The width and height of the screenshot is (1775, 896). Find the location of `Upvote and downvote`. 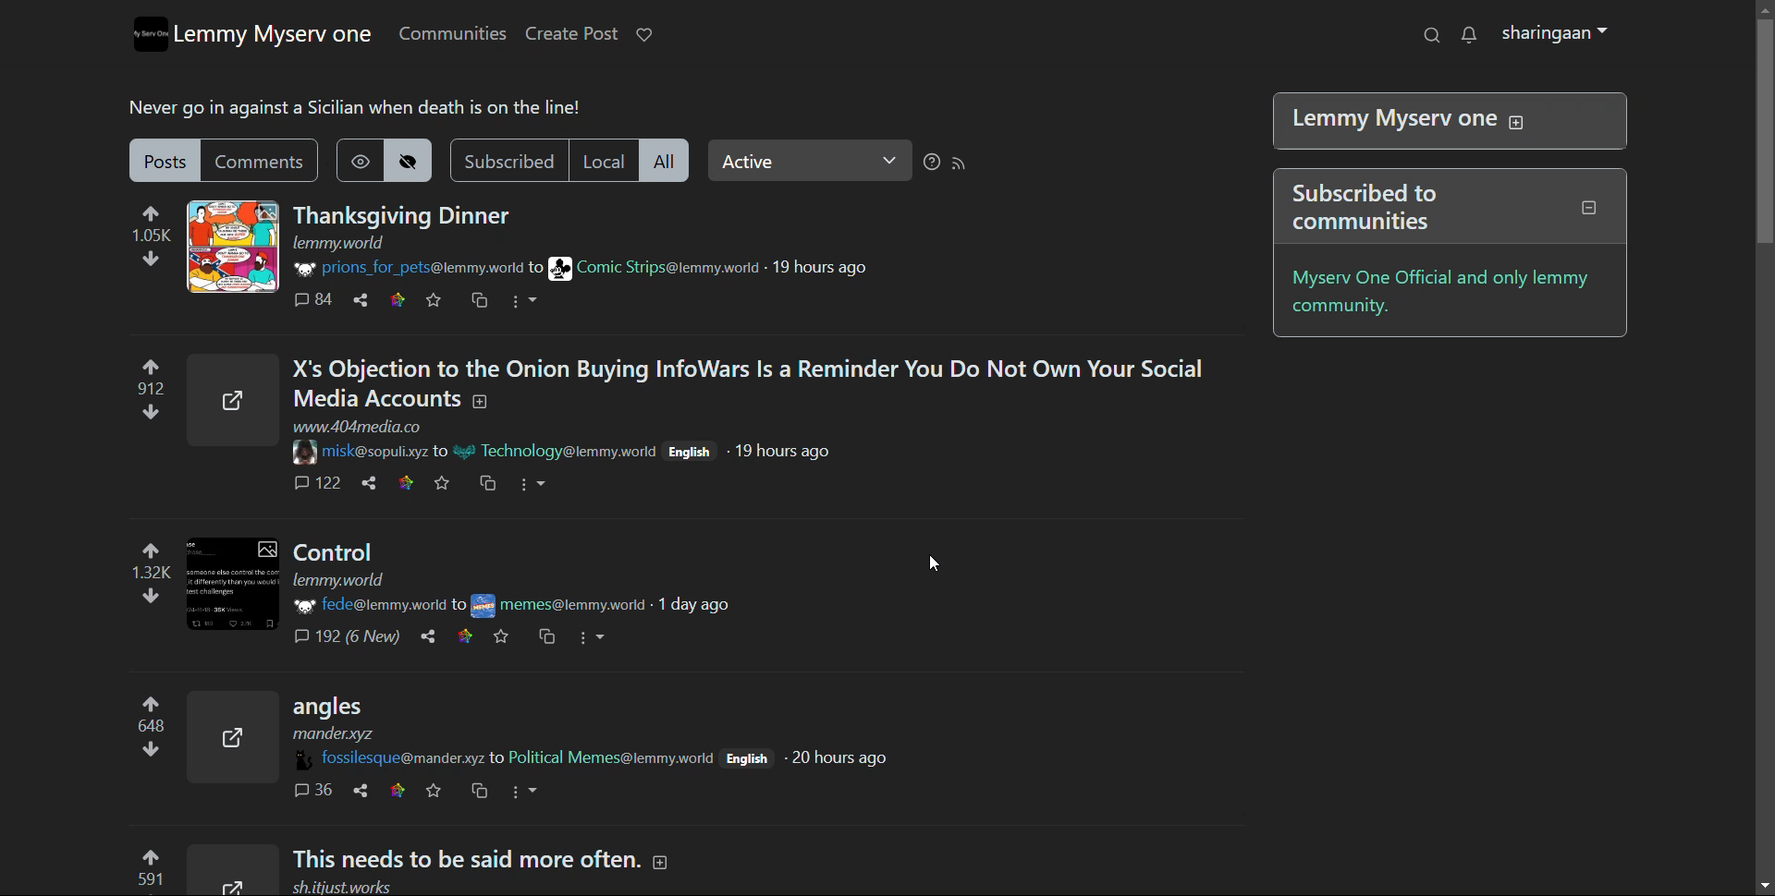

Upvote and downvote is located at coordinates (137, 393).